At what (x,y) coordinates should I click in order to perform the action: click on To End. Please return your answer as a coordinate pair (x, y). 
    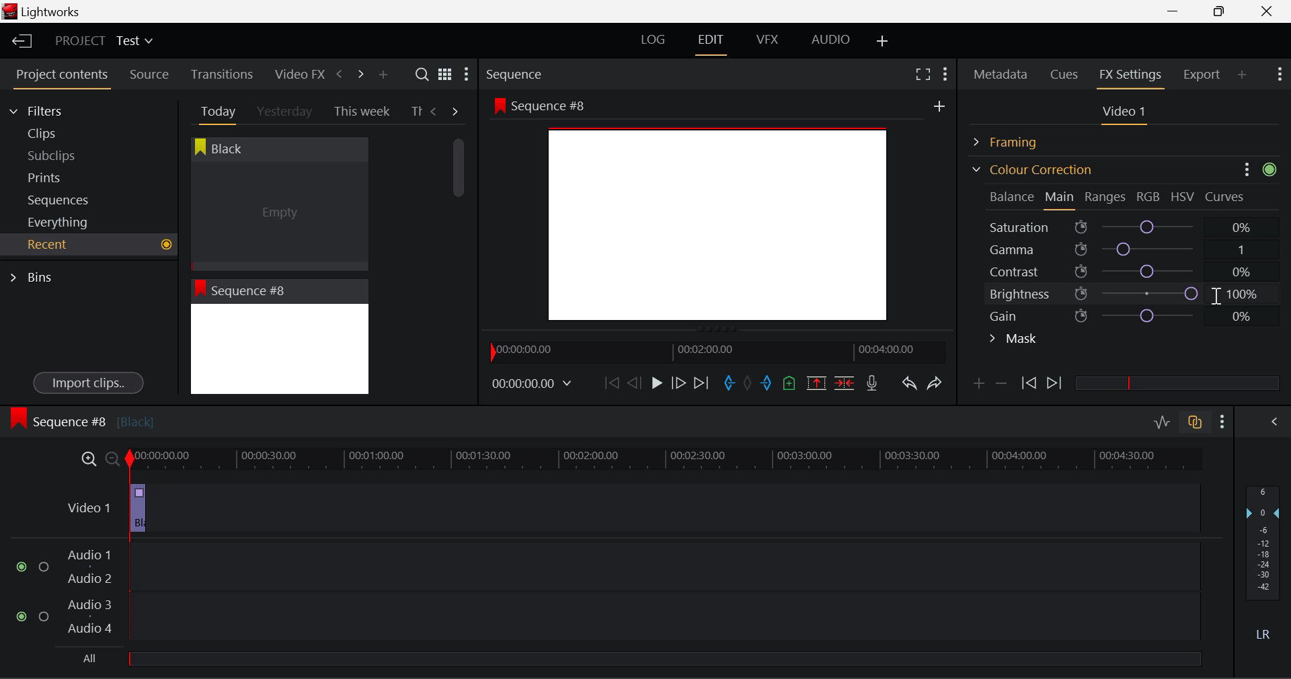
    Looking at the image, I should click on (701, 383).